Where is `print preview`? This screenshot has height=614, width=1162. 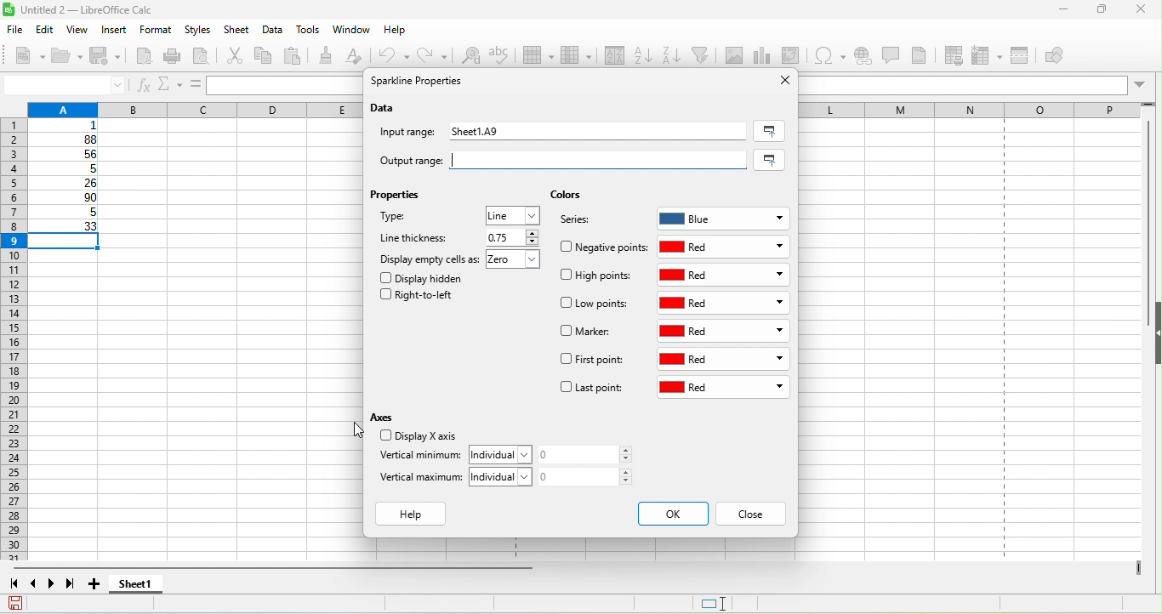
print preview is located at coordinates (207, 57).